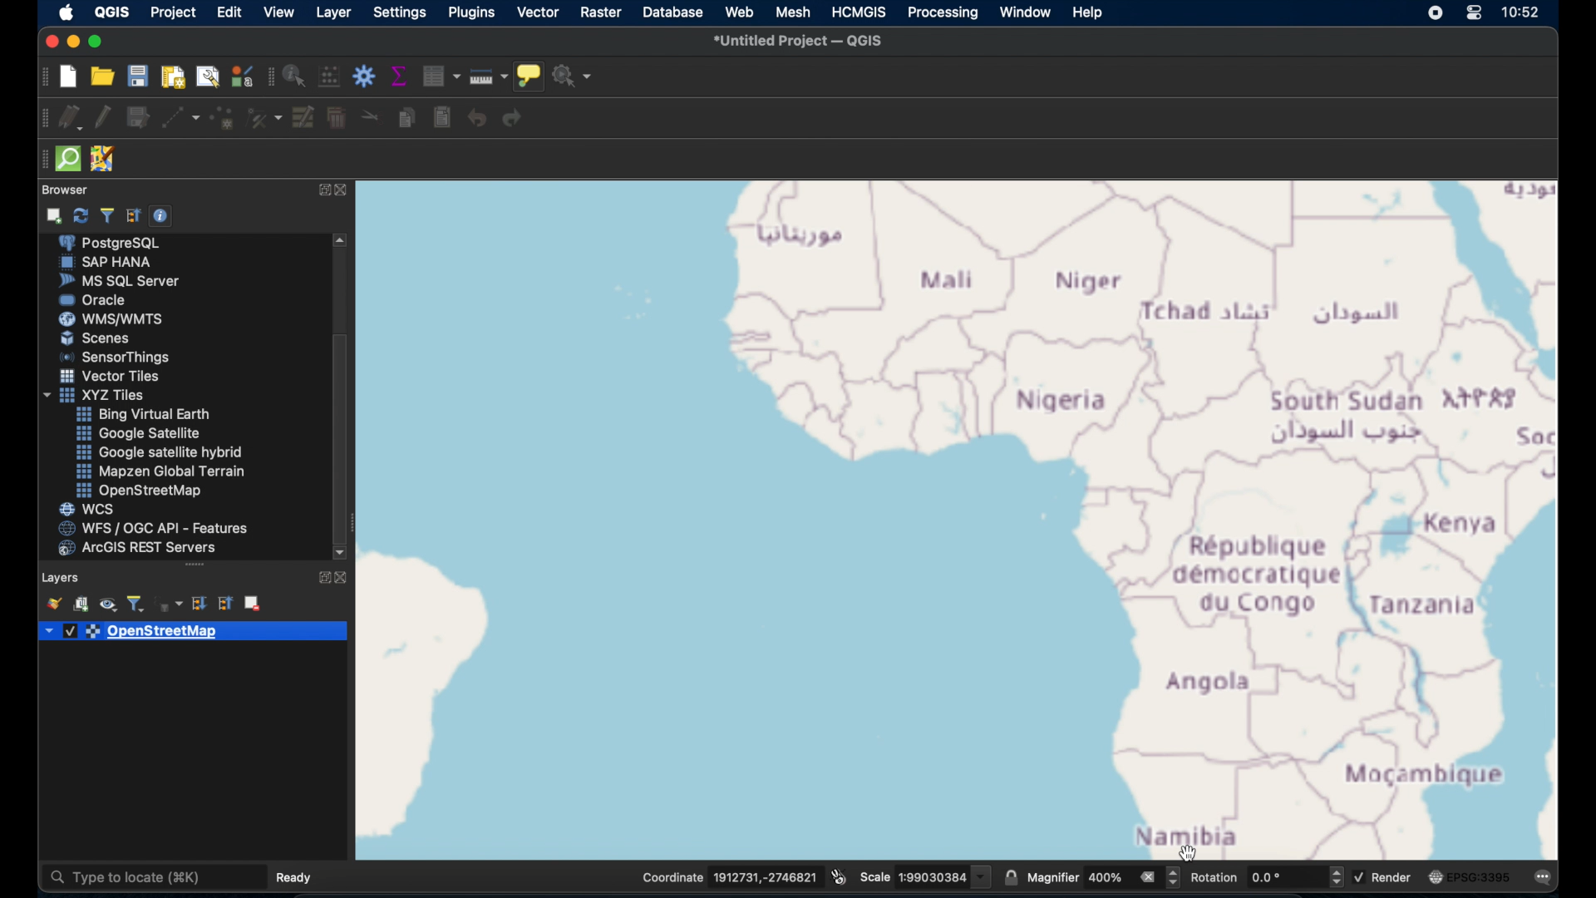 Image resolution: width=1596 pixels, height=898 pixels. Describe the element at coordinates (958, 522) in the screenshot. I see `openstreetmap` at that location.